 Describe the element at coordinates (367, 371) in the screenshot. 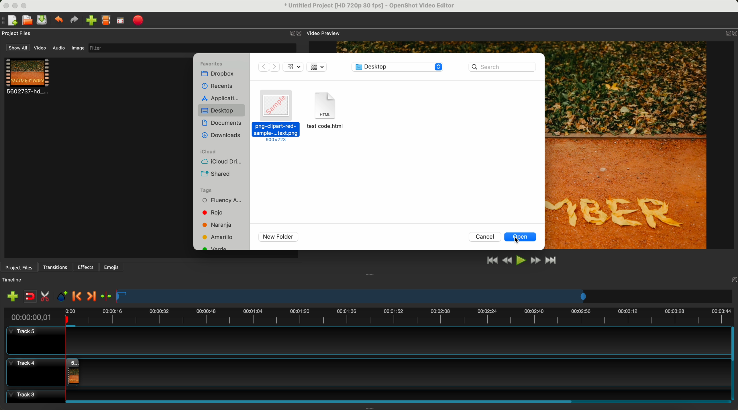

I see `track 4` at that location.